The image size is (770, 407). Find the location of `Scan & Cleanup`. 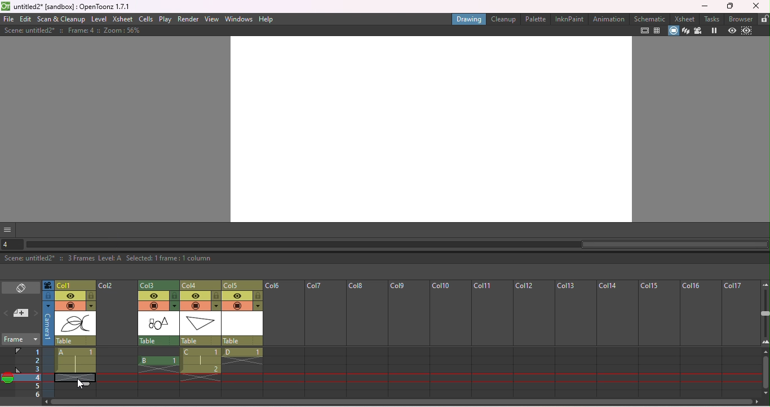

Scan & Cleanup is located at coordinates (62, 19).